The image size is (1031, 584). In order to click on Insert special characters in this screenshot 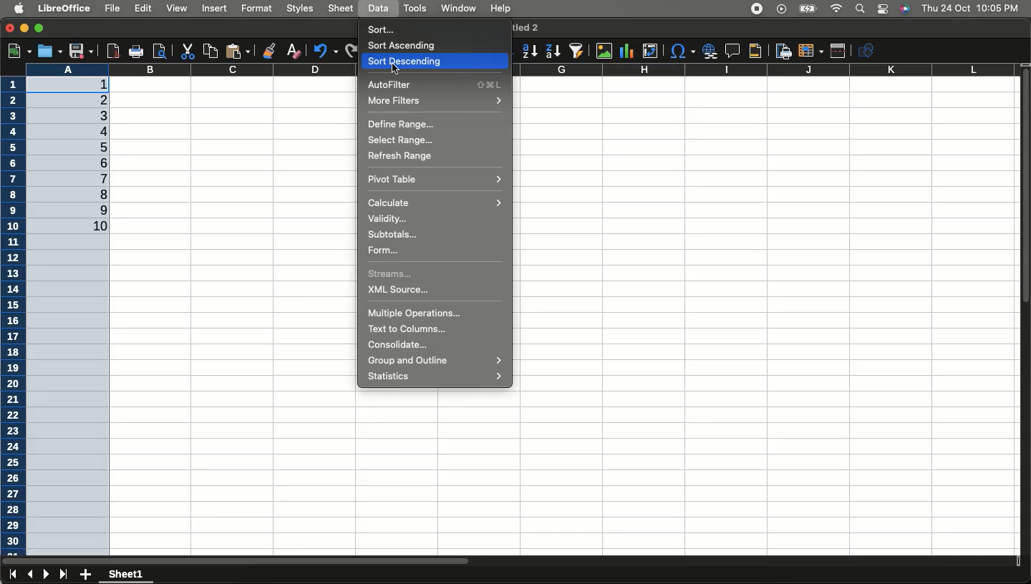, I will do `click(682, 52)`.